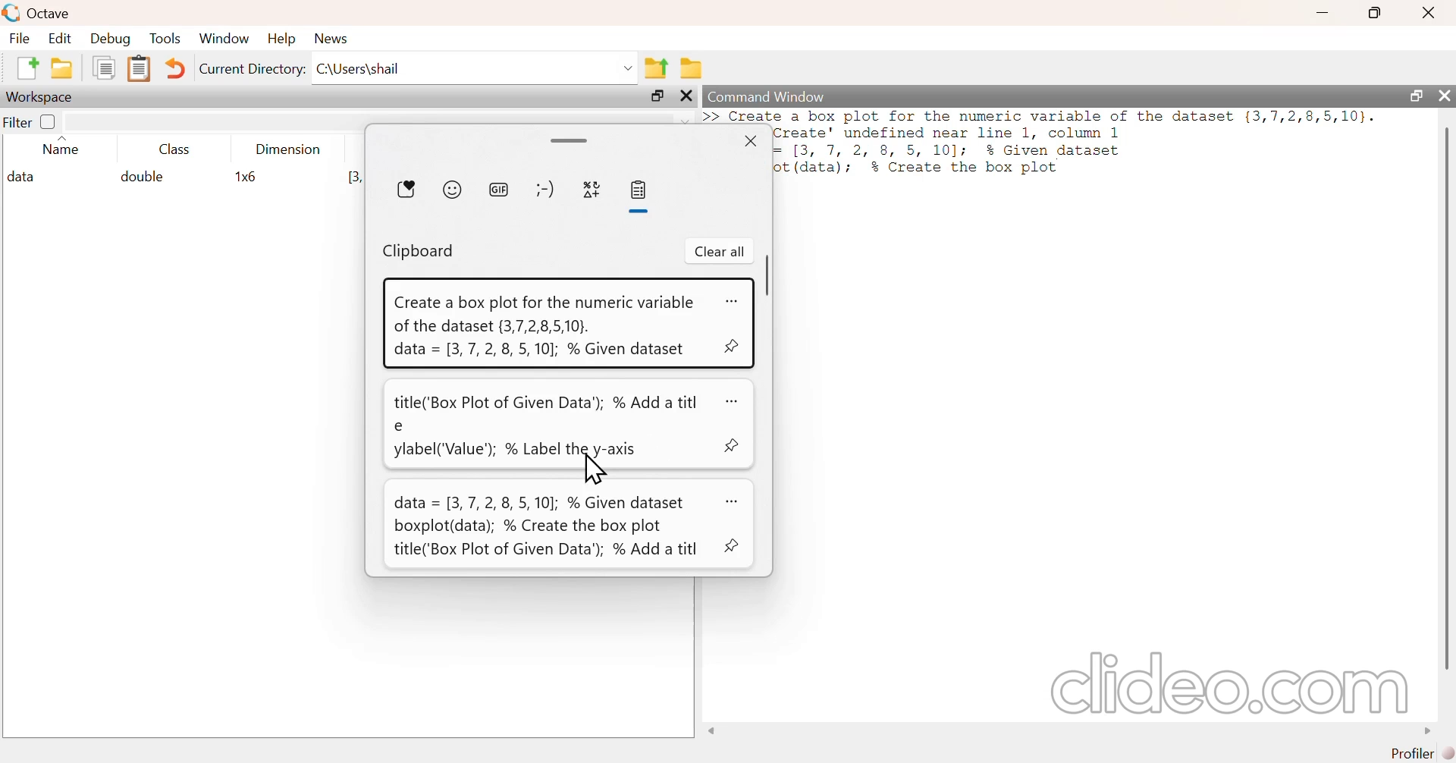  Describe the element at coordinates (10, 12) in the screenshot. I see `logo` at that location.